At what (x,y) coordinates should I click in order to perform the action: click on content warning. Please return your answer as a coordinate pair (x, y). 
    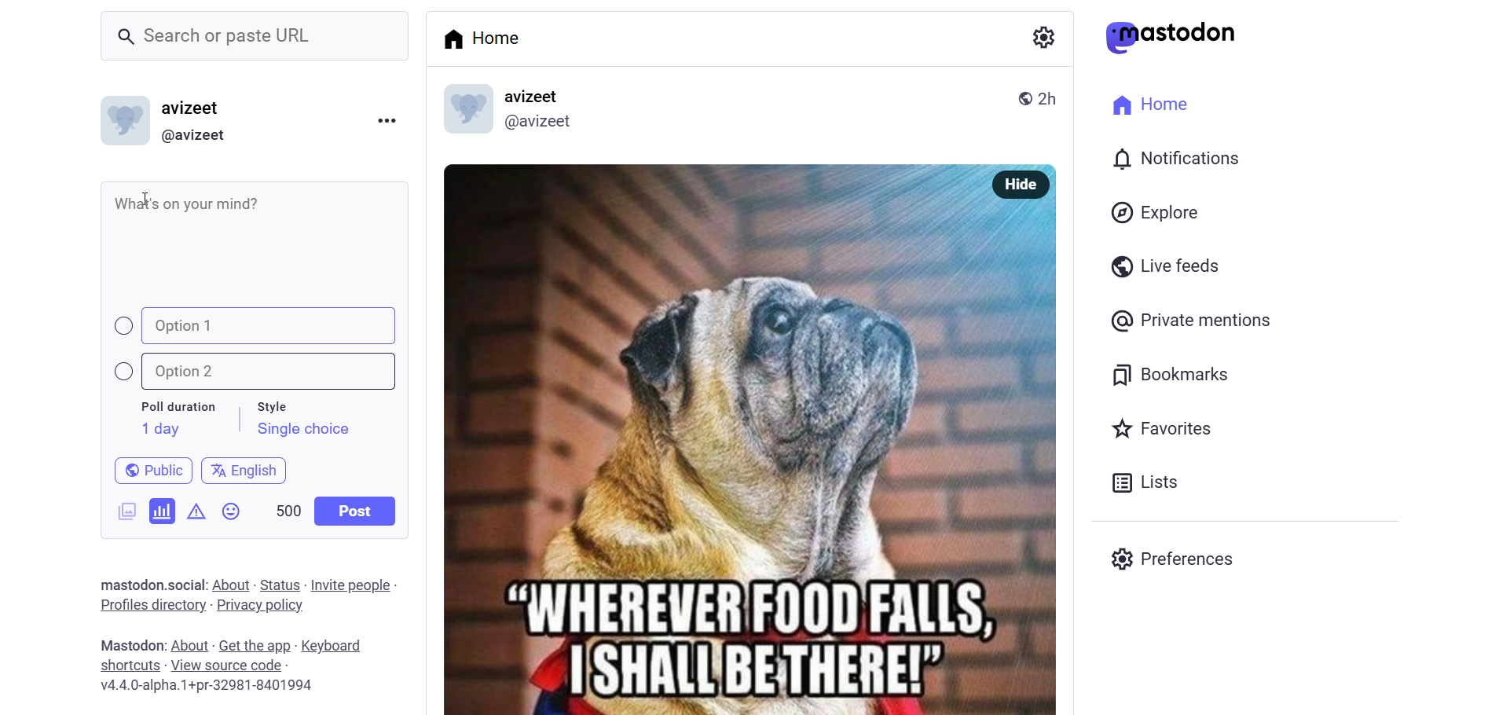
    Looking at the image, I should click on (196, 508).